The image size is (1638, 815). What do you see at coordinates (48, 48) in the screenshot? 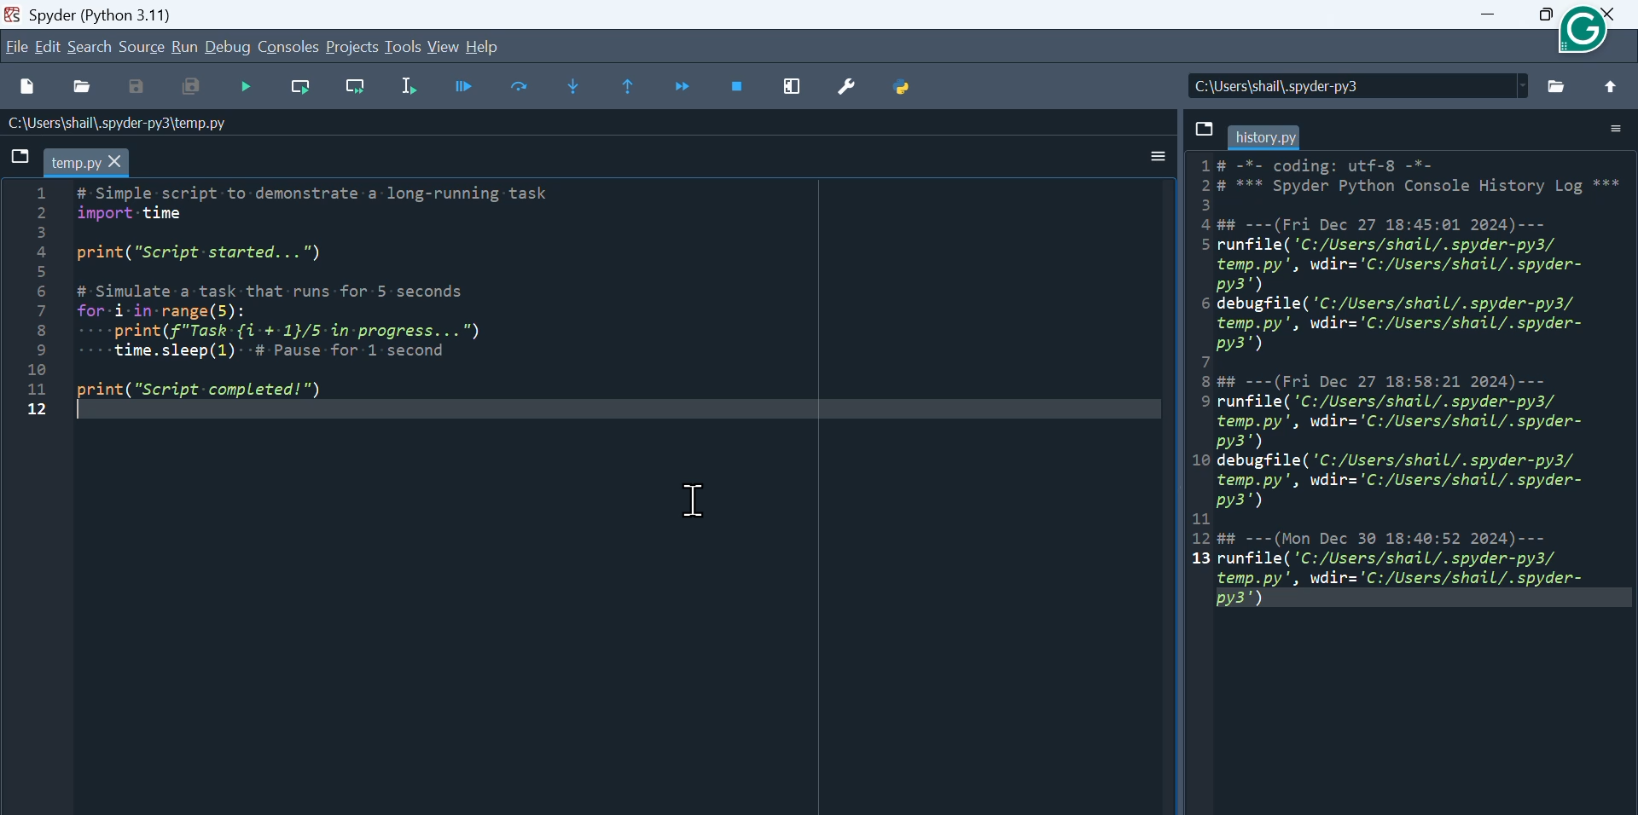
I see `Edit` at bounding box center [48, 48].